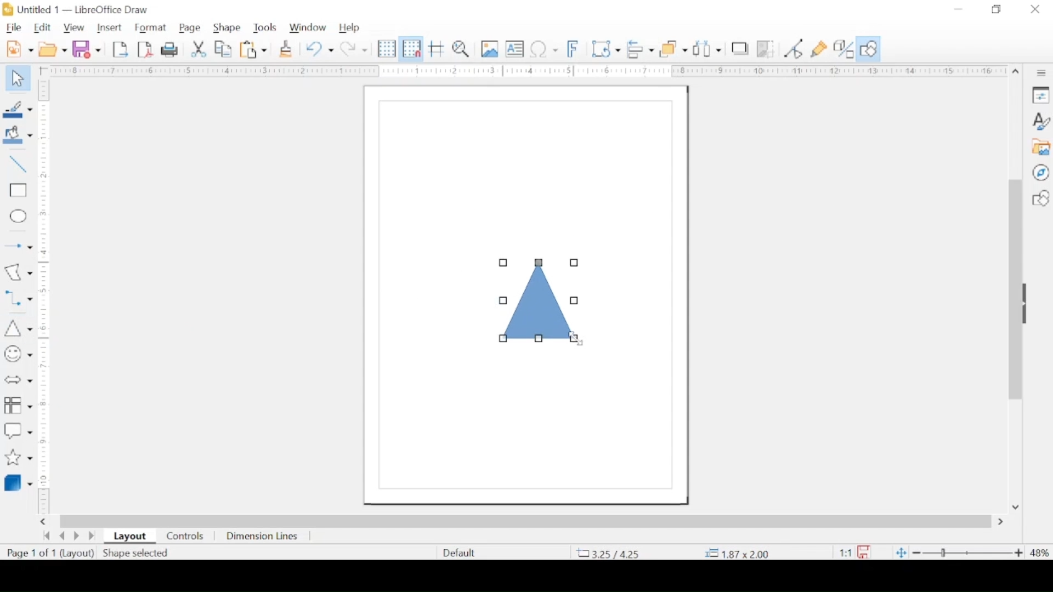  What do you see at coordinates (18, 297) in the screenshot?
I see `connectors` at bounding box center [18, 297].